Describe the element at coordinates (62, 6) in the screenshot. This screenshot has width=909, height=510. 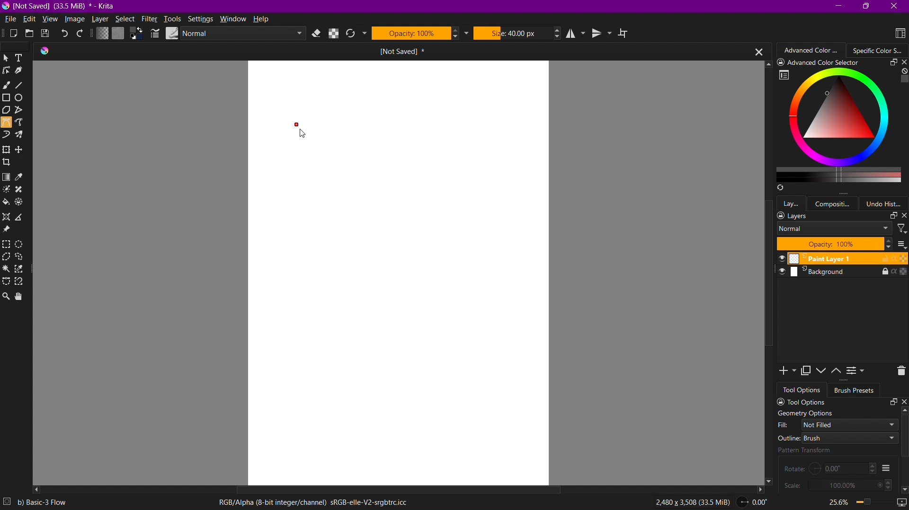
I see `Window Name` at that location.